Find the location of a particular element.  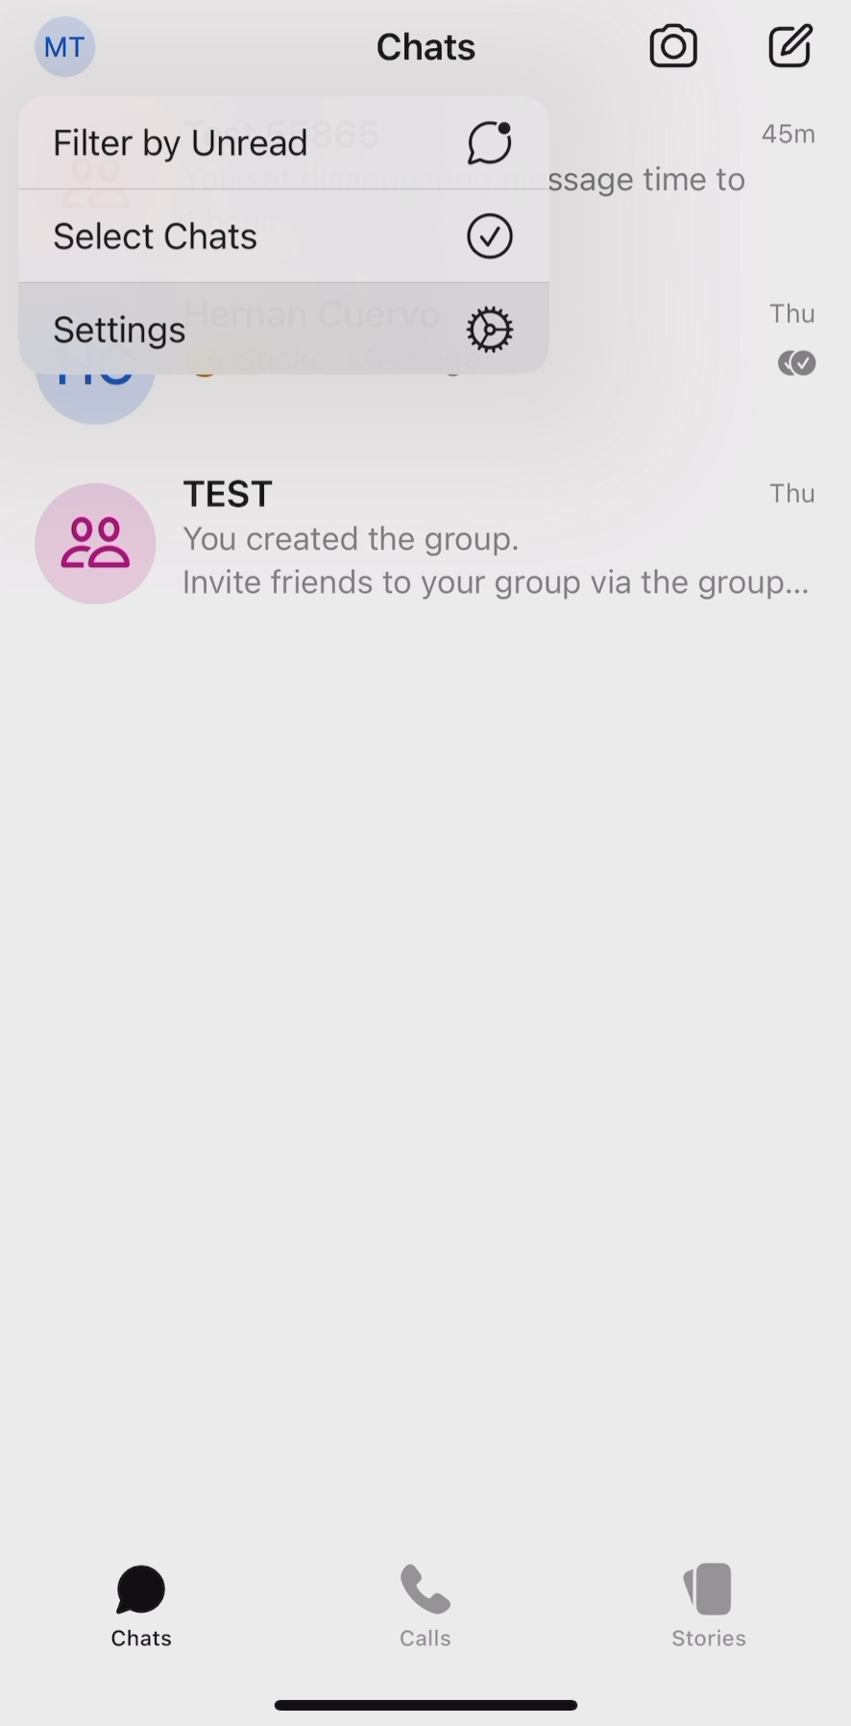

settings selected is located at coordinates (285, 330).